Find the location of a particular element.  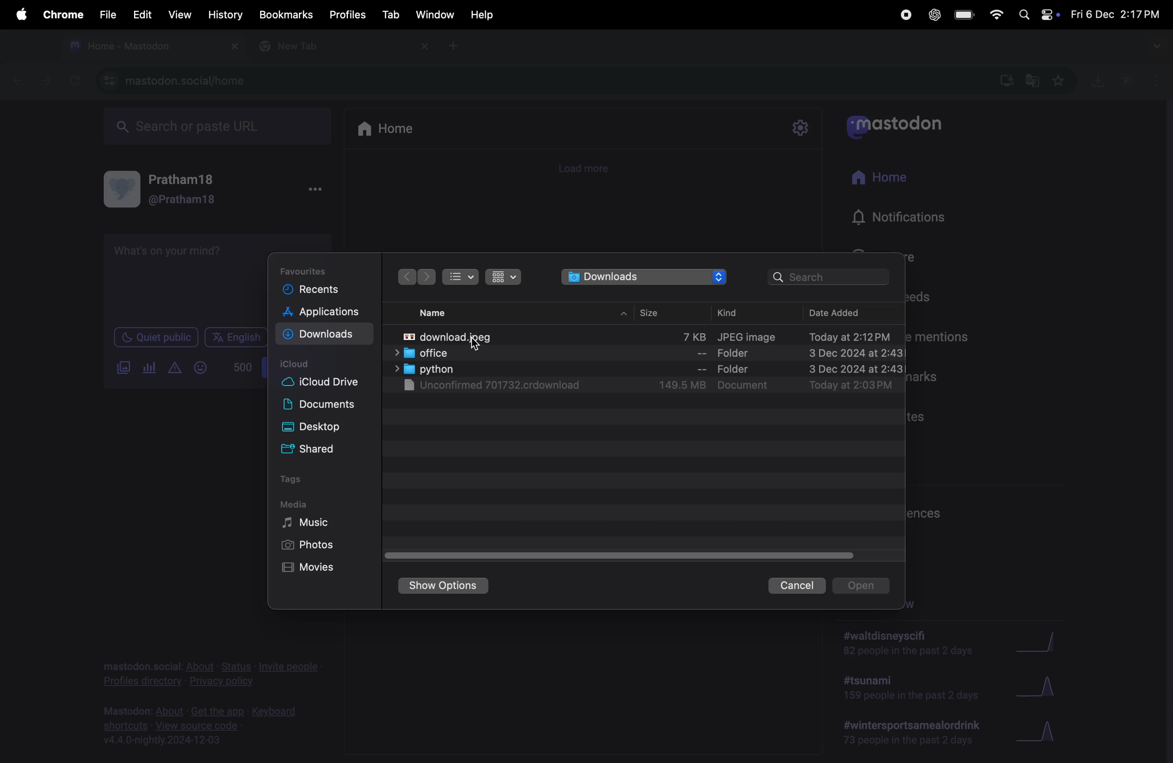

English is located at coordinates (236, 337).